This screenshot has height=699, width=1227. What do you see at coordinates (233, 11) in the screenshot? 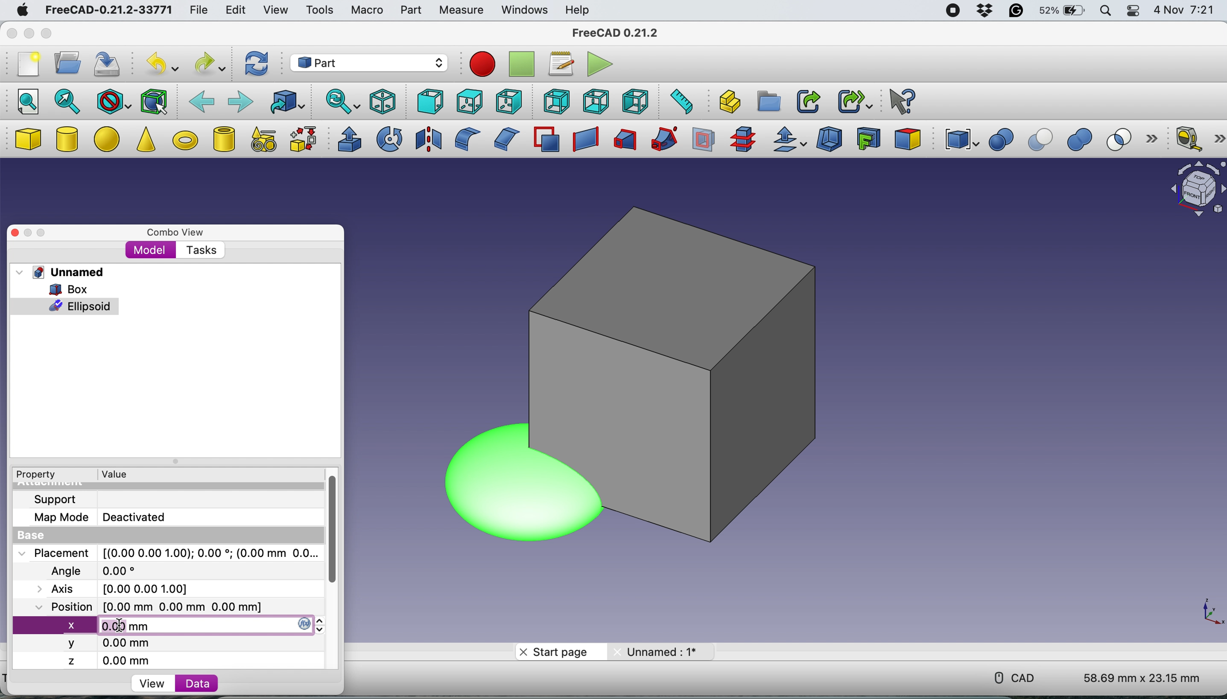
I see `edit` at bounding box center [233, 11].